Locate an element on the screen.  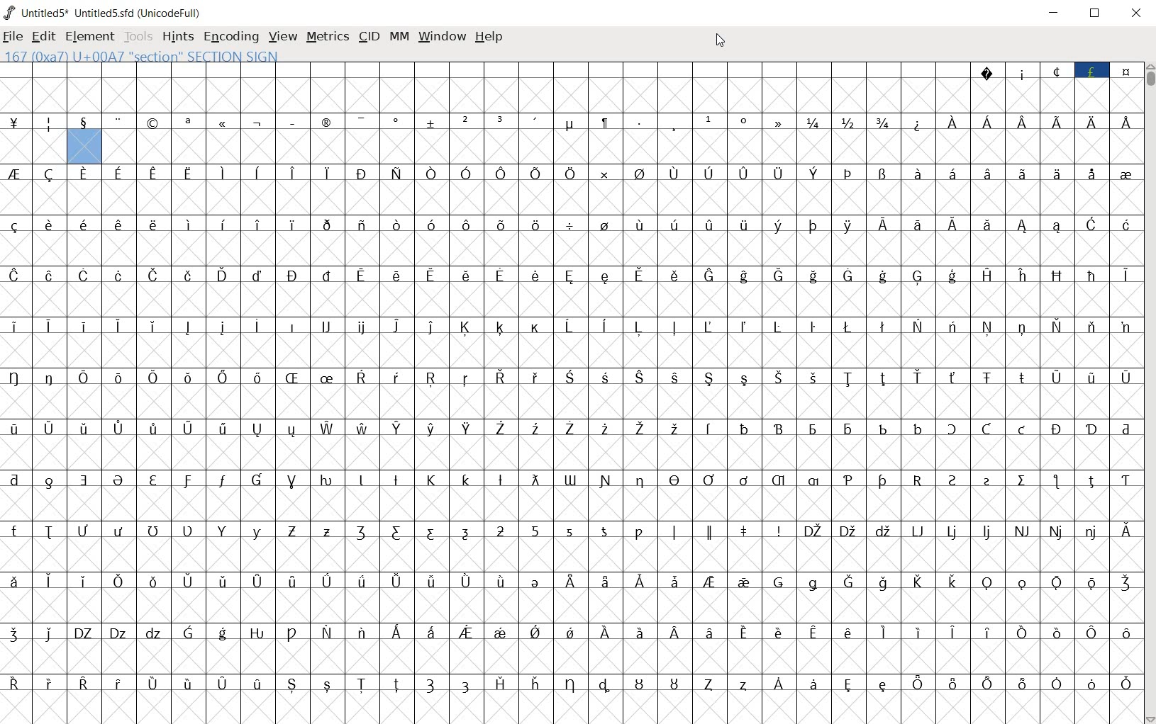
special letters is located at coordinates (572, 378).